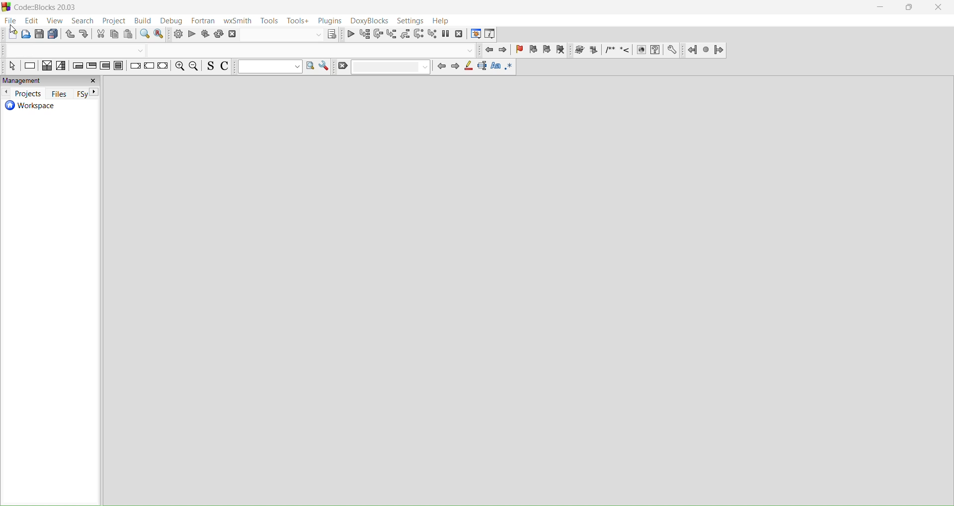  I want to click on abort, so click(233, 34).